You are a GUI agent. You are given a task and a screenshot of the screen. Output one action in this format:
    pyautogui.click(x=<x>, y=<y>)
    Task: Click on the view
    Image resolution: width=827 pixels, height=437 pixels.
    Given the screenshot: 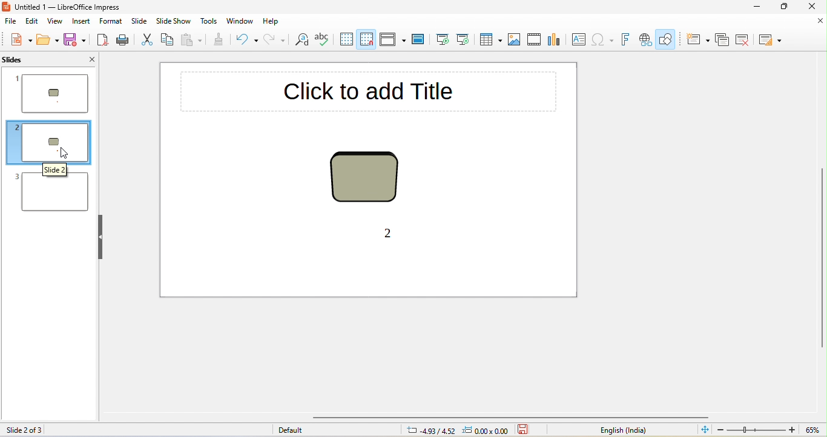 What is the action you would take?
    pyautogui.click(x=55, y=22)
    